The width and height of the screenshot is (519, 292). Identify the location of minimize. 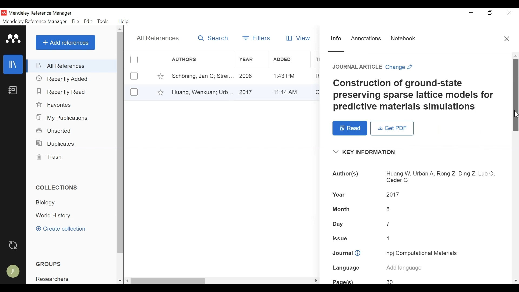
(472, 13).